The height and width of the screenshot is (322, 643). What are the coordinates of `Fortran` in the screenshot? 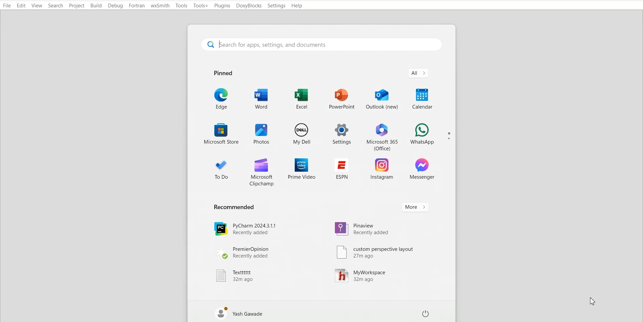 It's located at (137, 6).